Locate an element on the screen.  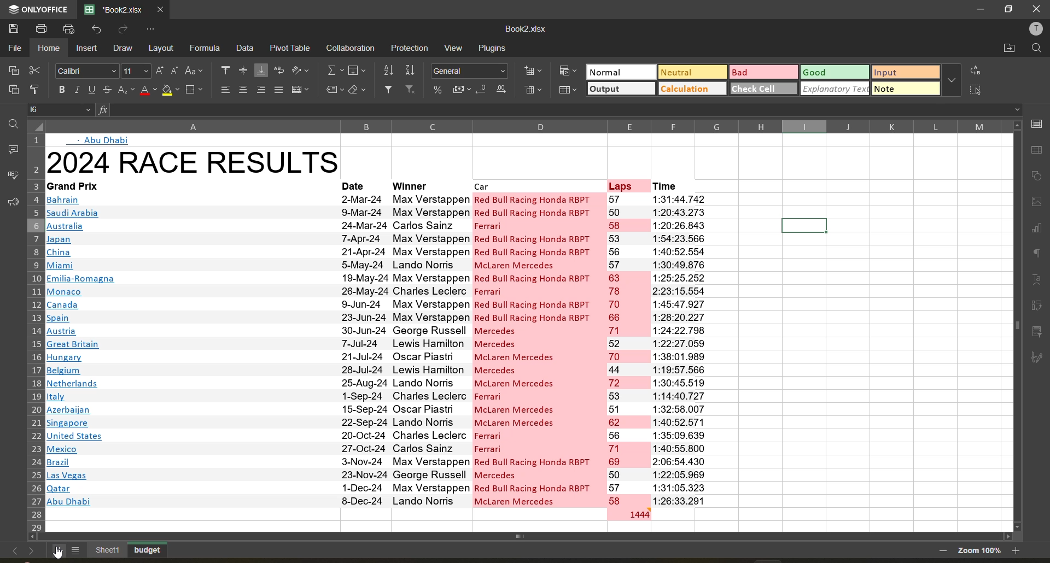
insert is located at coordinates (86, 48).